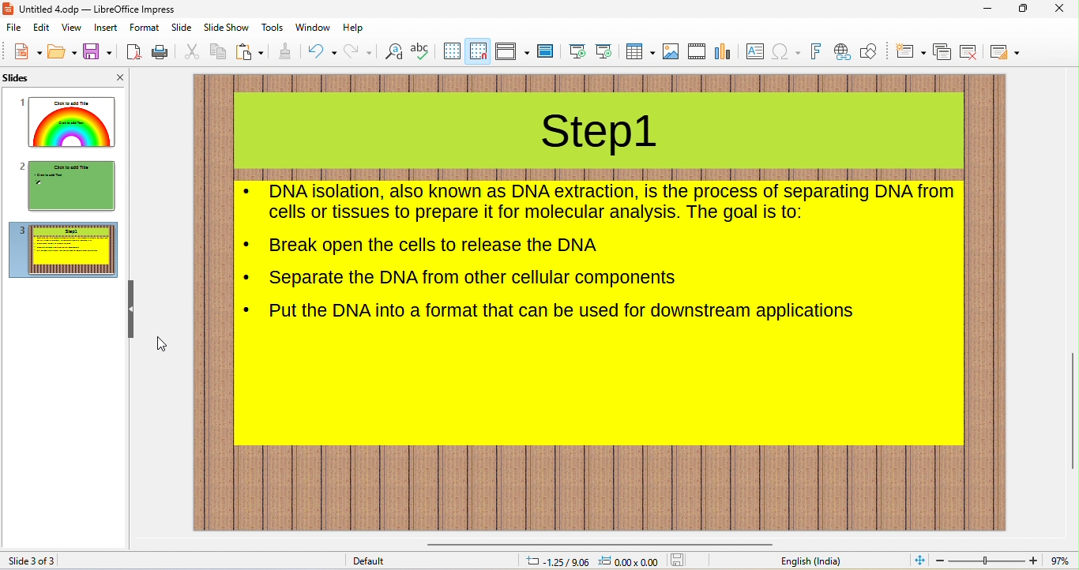 The image size is (1079, 570). I want to click on default, so click(375, 562).